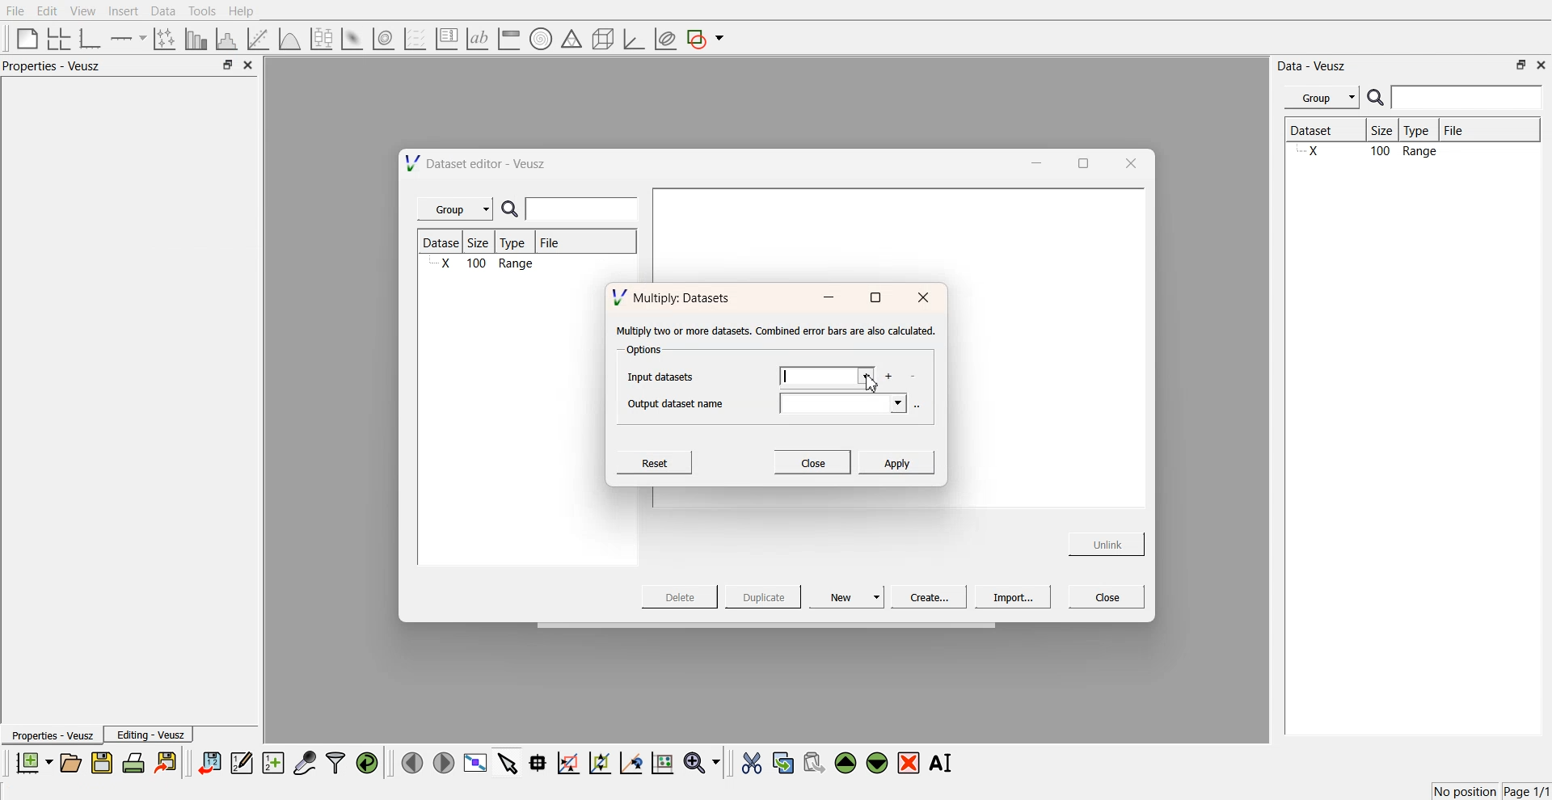  I want to click on Close, so click(1107, 596).